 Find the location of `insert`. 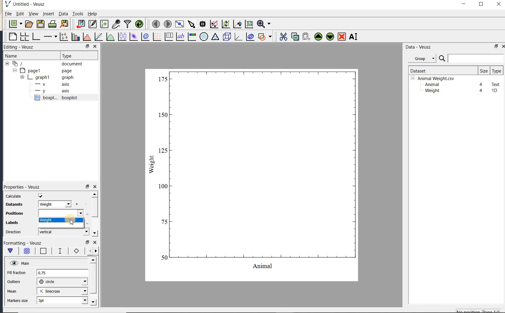

insert is located at coordinates (48, 13).